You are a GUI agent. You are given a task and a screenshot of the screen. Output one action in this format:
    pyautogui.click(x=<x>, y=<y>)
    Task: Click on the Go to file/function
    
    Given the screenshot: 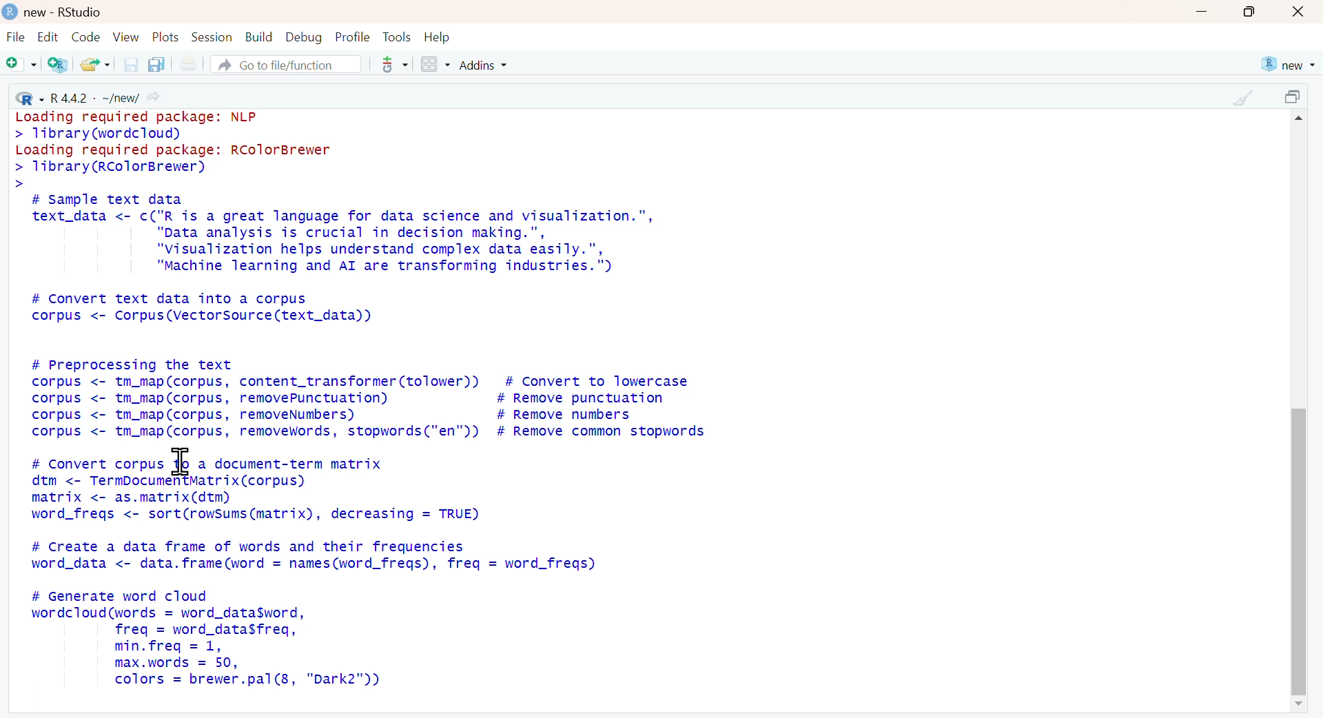 What is the action you would take?
    pyautogui.click(x=285, y=64)
    